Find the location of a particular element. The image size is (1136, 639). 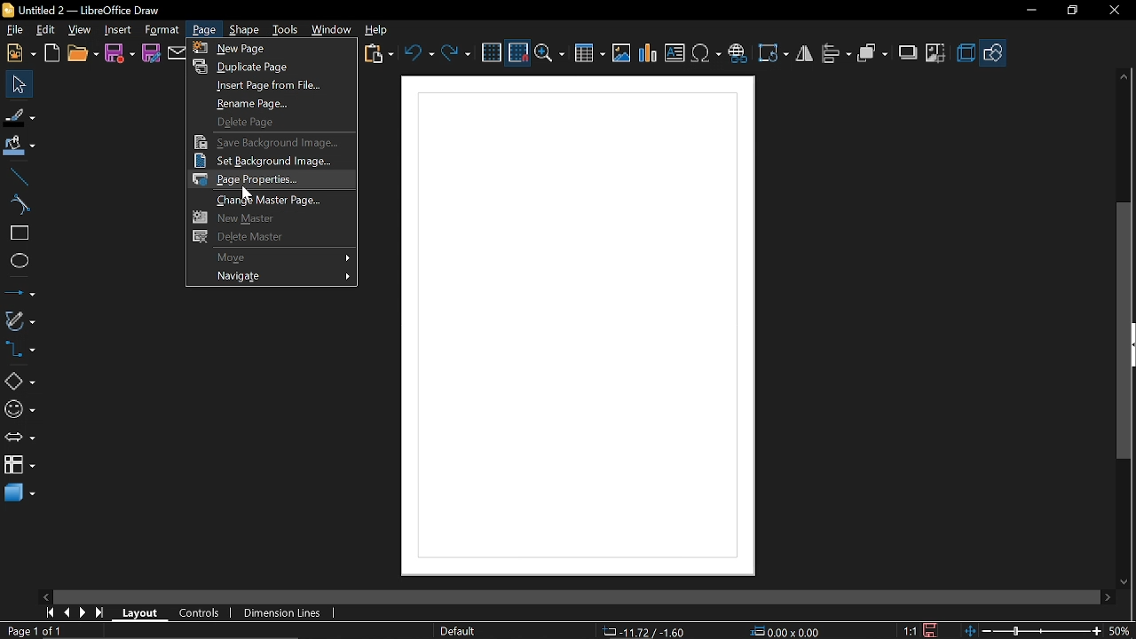

Duplicate page is located at coordinates (272, 66).